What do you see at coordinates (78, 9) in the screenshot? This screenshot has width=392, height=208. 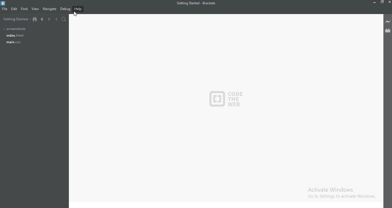 I see `Help` at bounding box center [78, 9].